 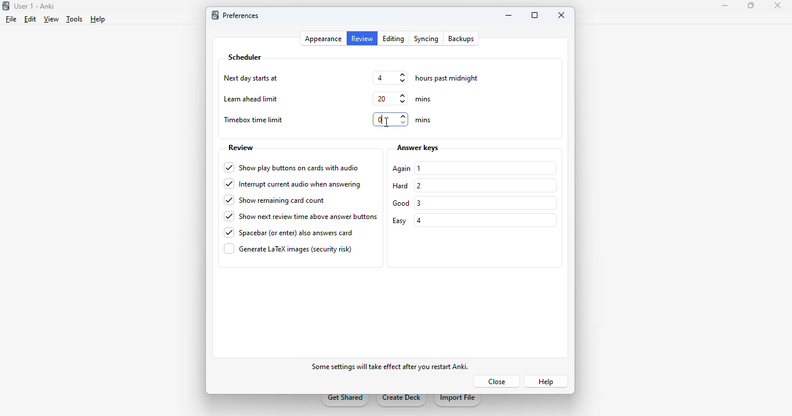 What do you see at coordinates (778, 7) in the screenshot?
I see `close` at bounding box center [778, 7].